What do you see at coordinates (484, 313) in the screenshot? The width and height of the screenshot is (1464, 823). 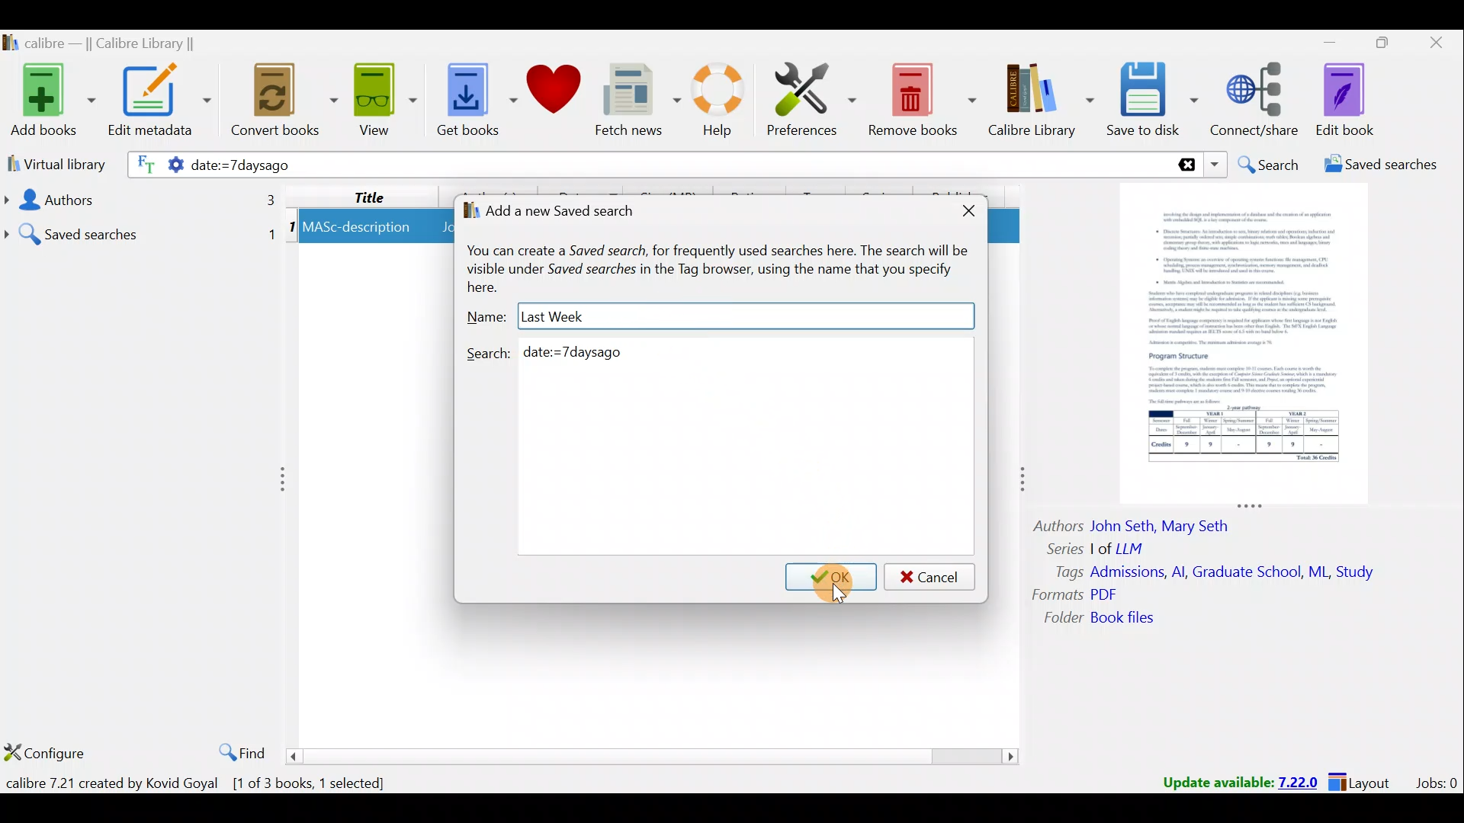 I see `Name` at bounding box center [484, 313].